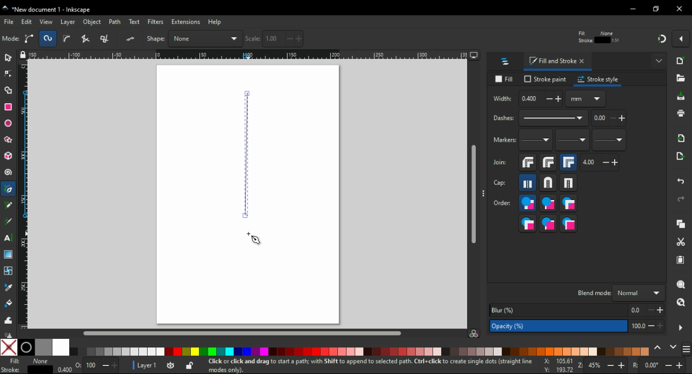 The image size is (692, 374). I want to click on butt, so click(528, 183).